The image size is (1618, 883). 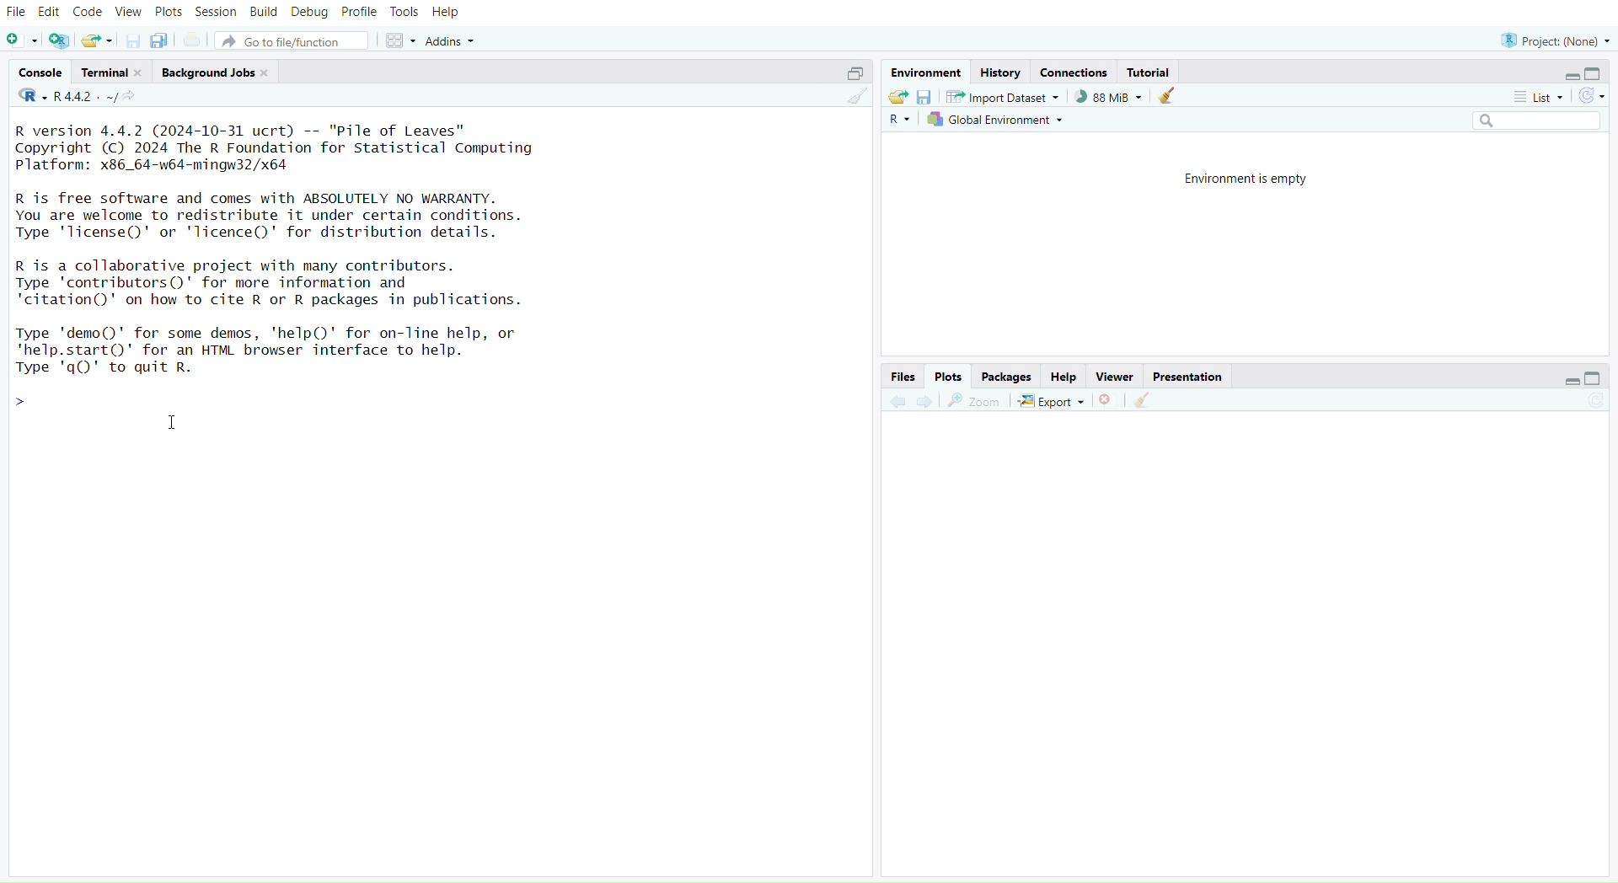 What do you see at coordinates (310, 13) in the screenshot?
I see `debug` at bounding box center [310, 13].